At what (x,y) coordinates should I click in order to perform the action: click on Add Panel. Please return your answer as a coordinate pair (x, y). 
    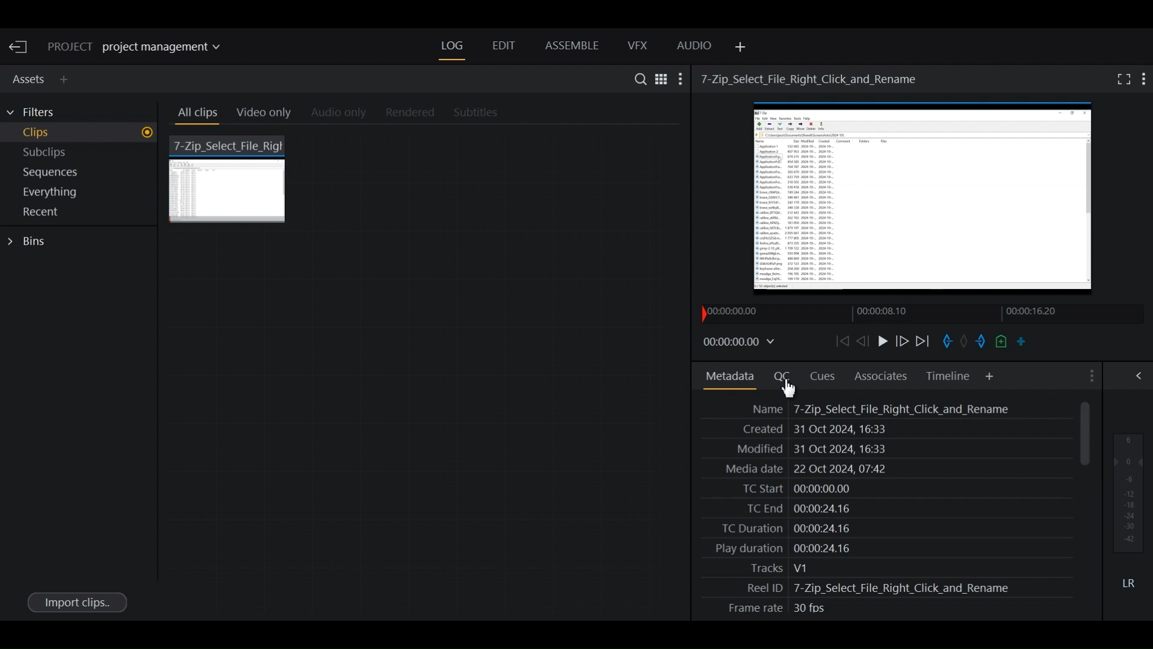
    Looking at the image, I should click on (67, 79).